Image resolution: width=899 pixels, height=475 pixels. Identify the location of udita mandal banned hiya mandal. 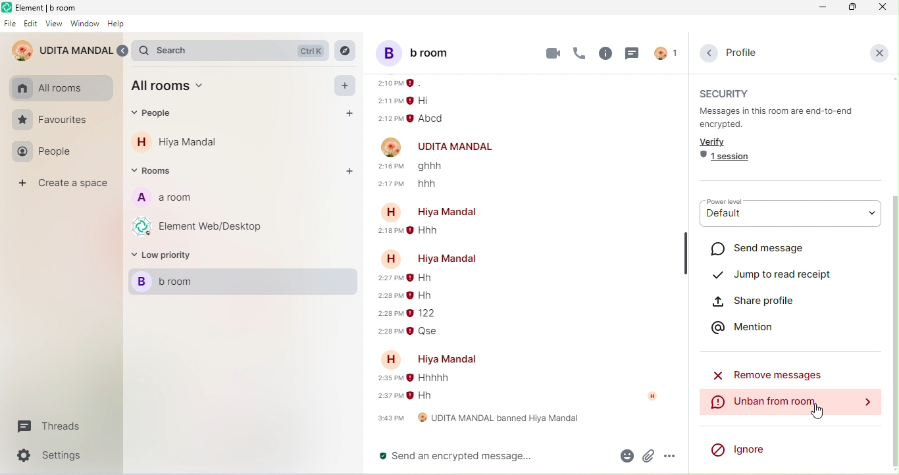
(477, 420).